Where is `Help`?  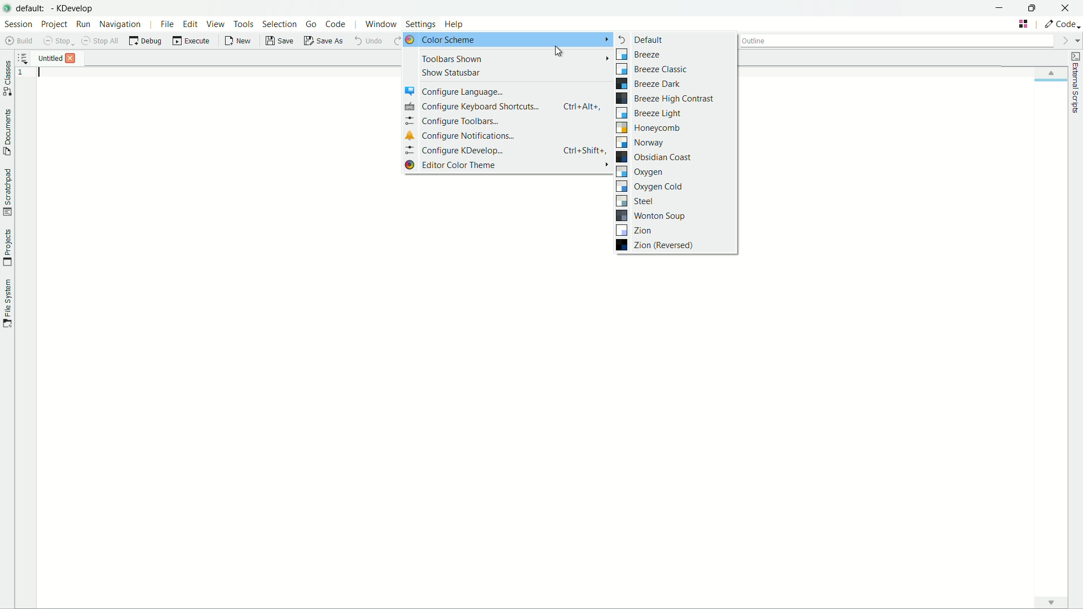
Help is located at coordinates (459, 20).